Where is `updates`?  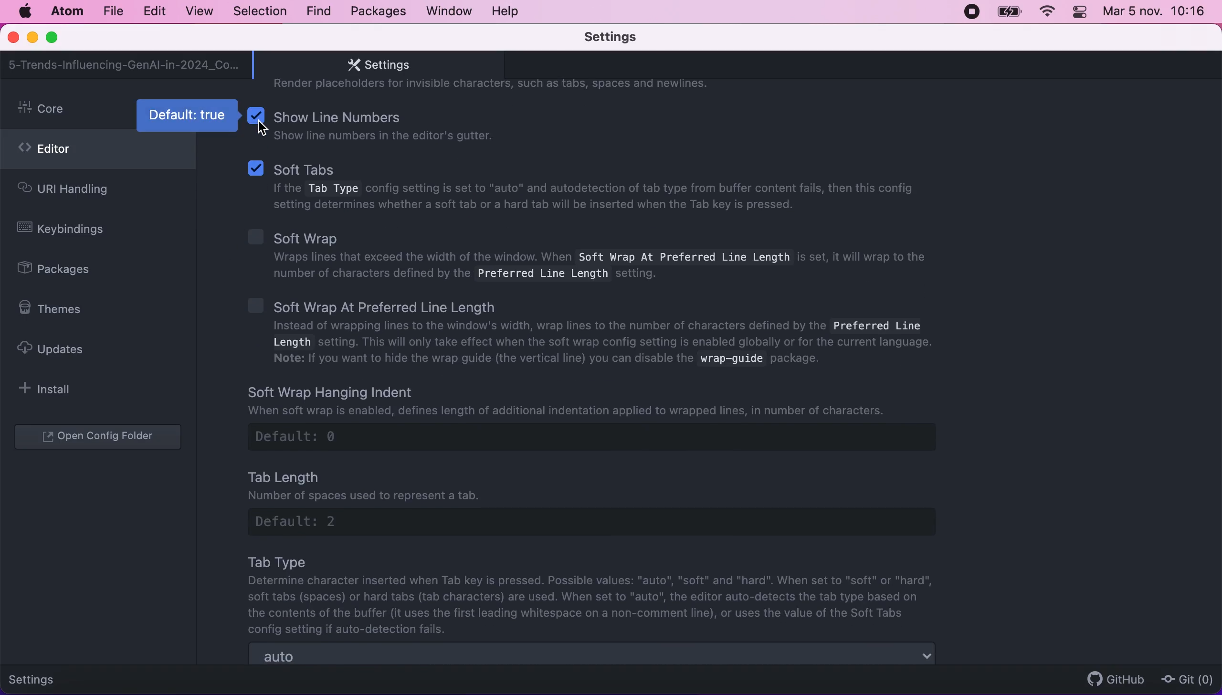 updates is located at coordinates (60, 348).